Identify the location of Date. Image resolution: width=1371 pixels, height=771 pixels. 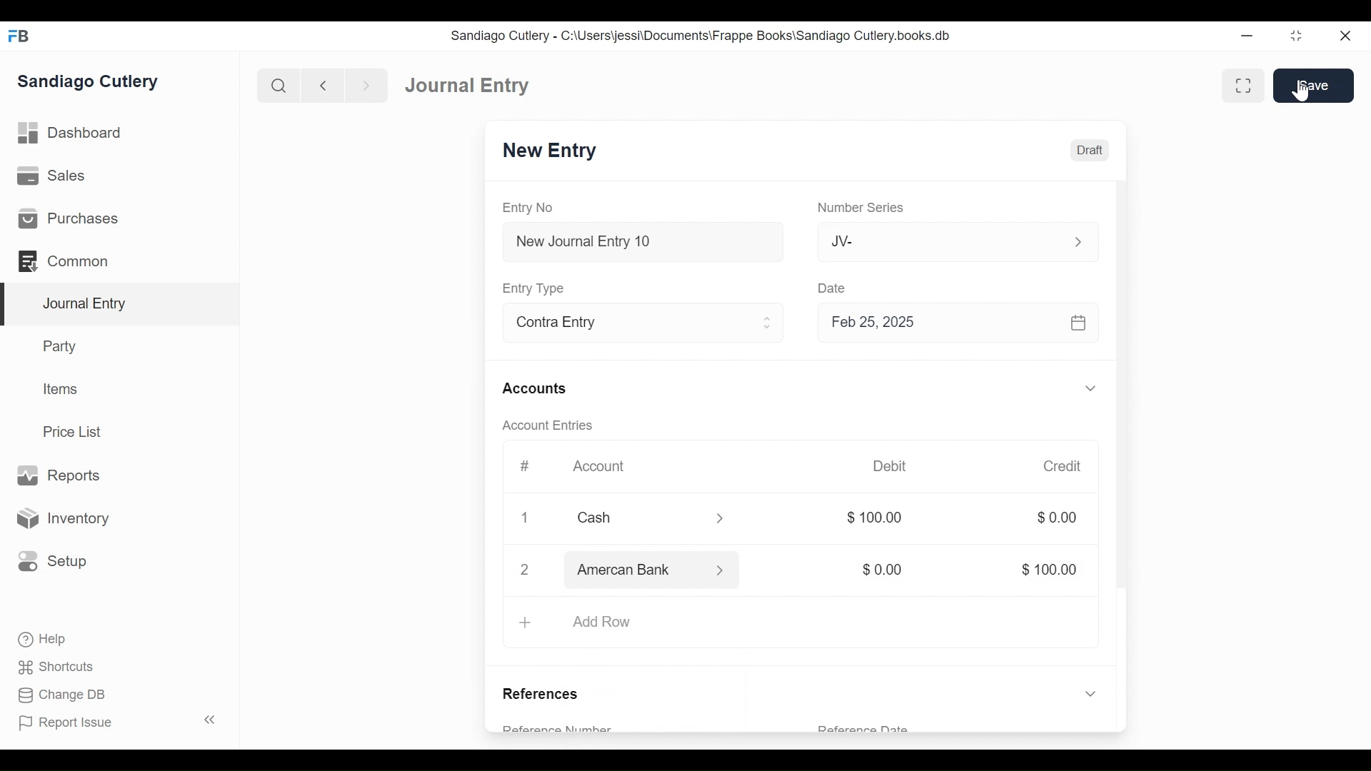
(834, 288).